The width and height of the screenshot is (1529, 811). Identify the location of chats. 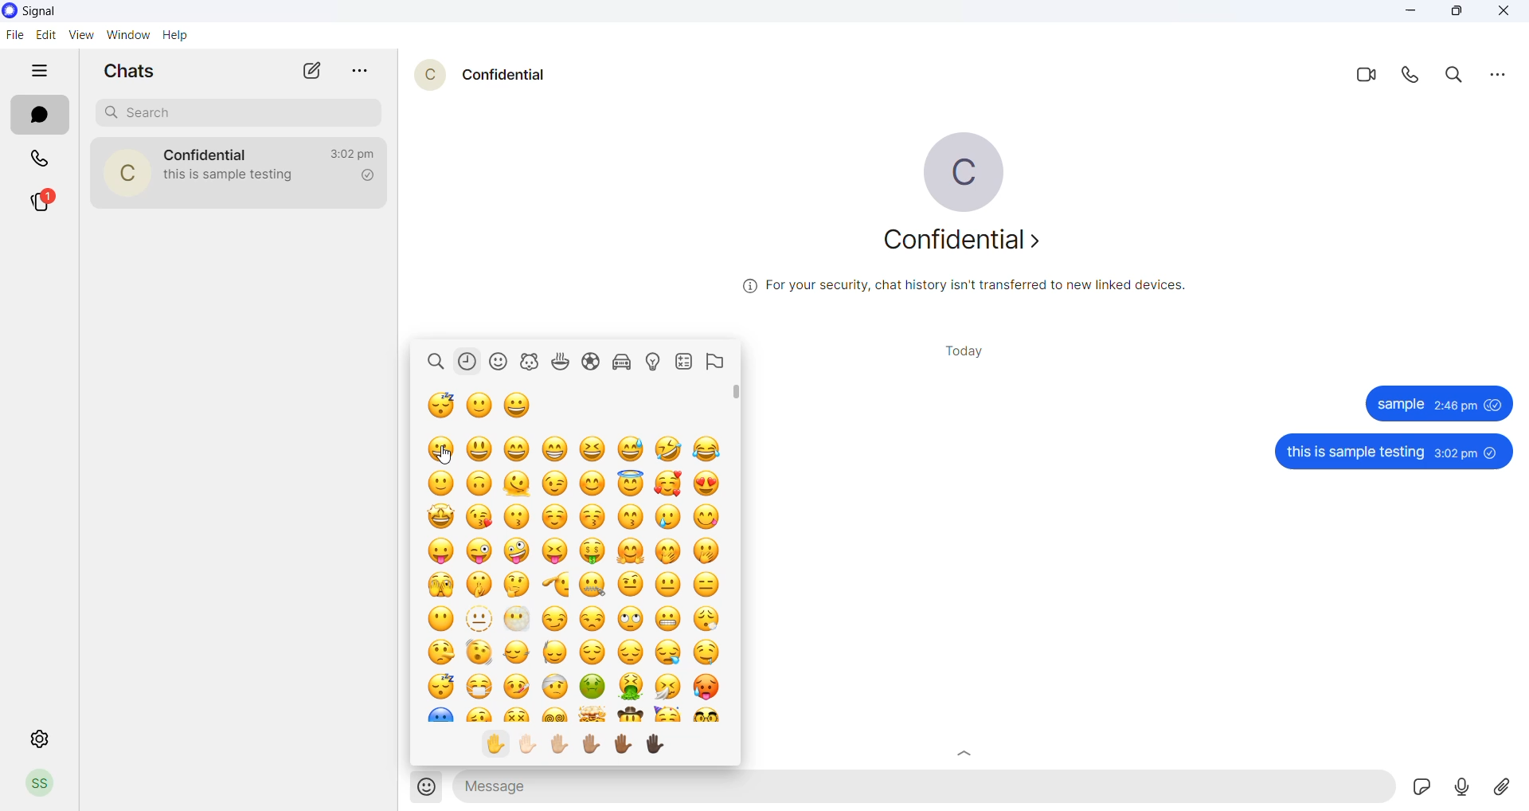
(39, 116).